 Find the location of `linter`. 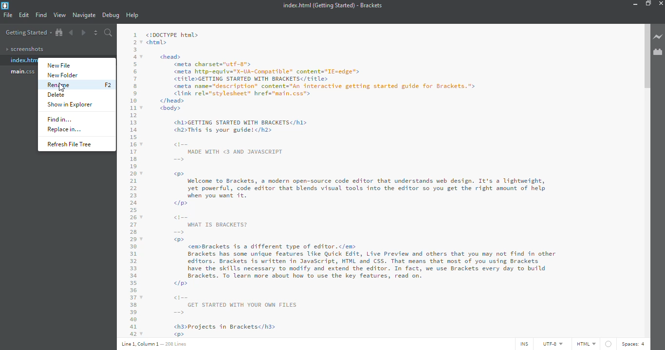

linter is located at coordinates (608, 344).